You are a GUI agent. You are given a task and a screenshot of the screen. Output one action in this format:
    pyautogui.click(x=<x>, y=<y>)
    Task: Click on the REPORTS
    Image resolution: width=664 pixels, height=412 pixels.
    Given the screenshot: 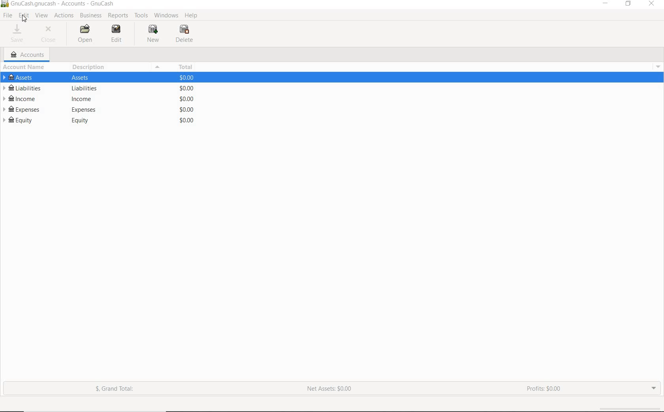 What is the action you would take?
    pyautogui.click(x=118, y=16)
    